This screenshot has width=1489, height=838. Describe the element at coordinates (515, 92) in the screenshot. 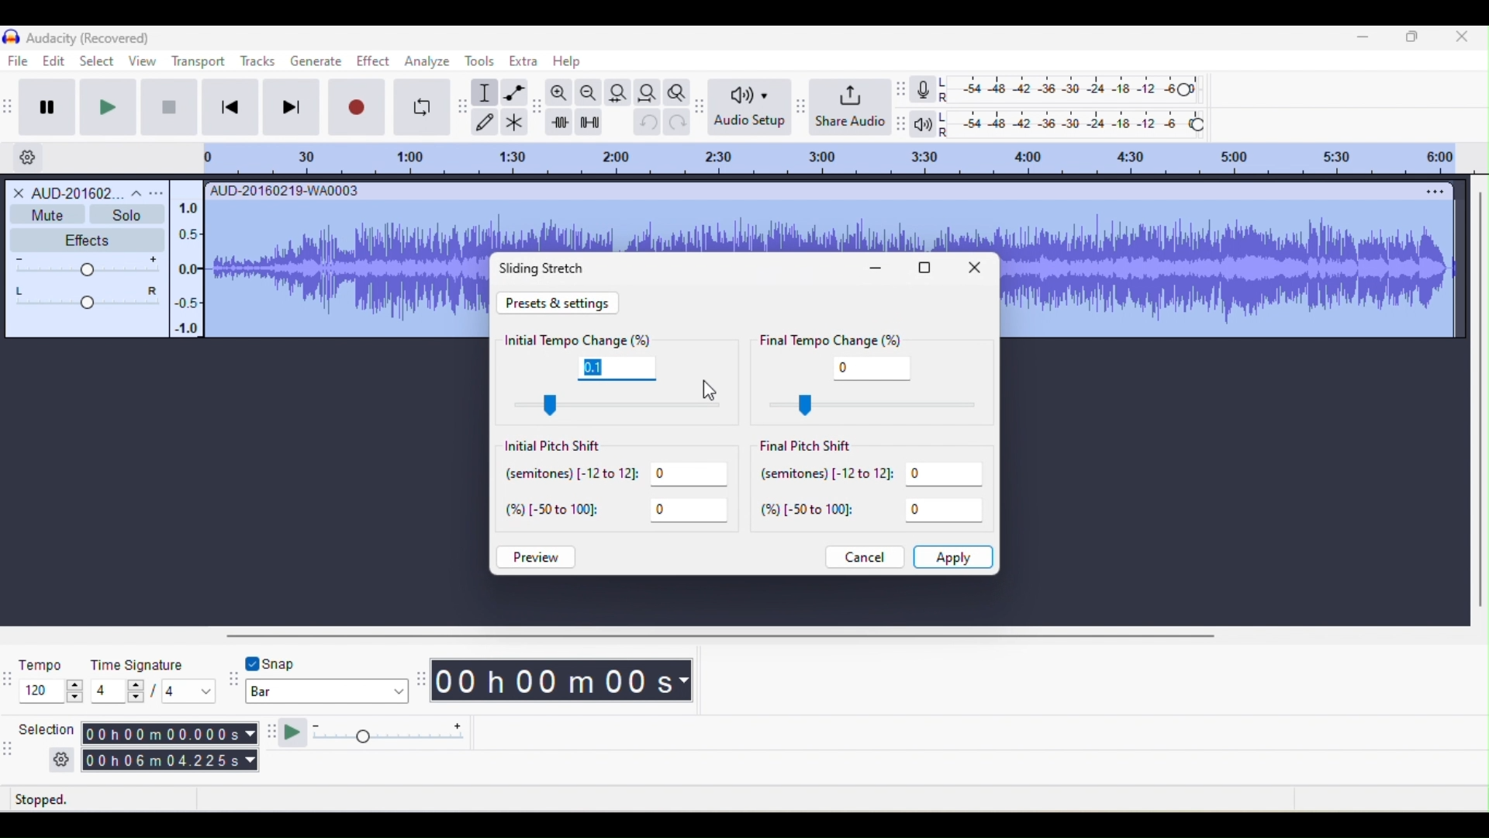

I see `envelope tool` at that location.